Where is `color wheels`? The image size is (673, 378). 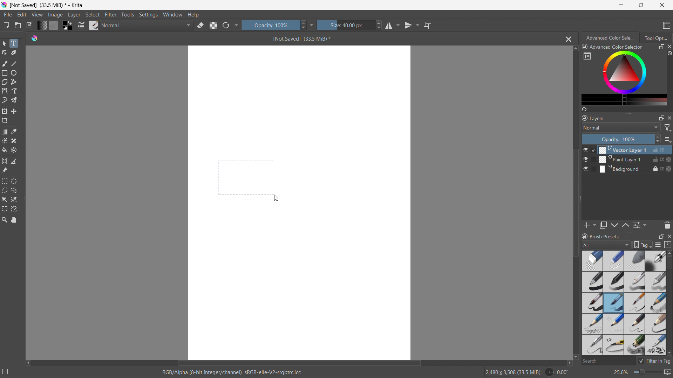
color wheels is located at coordinates (624, 72).